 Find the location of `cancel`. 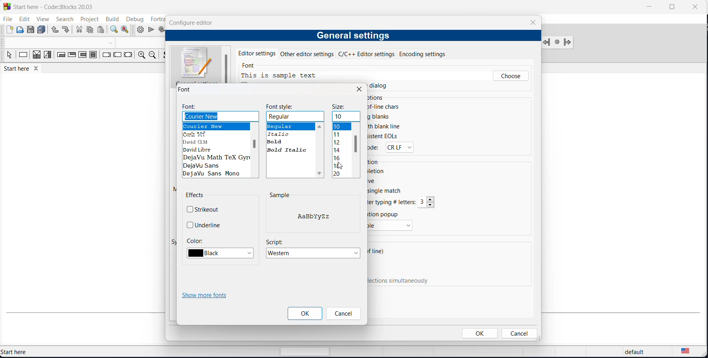

cancel is located at coordinates (518, 333).